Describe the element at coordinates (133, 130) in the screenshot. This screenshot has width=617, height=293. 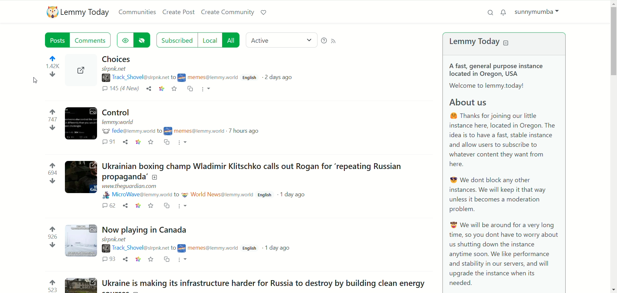
I see `username` at that location.